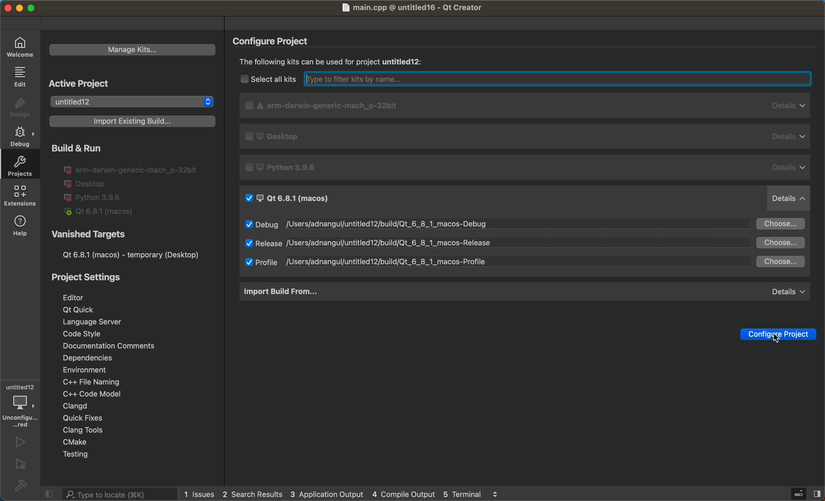 This screenshot has width=825, height=501. I want to click on logs, so click(351, 494).